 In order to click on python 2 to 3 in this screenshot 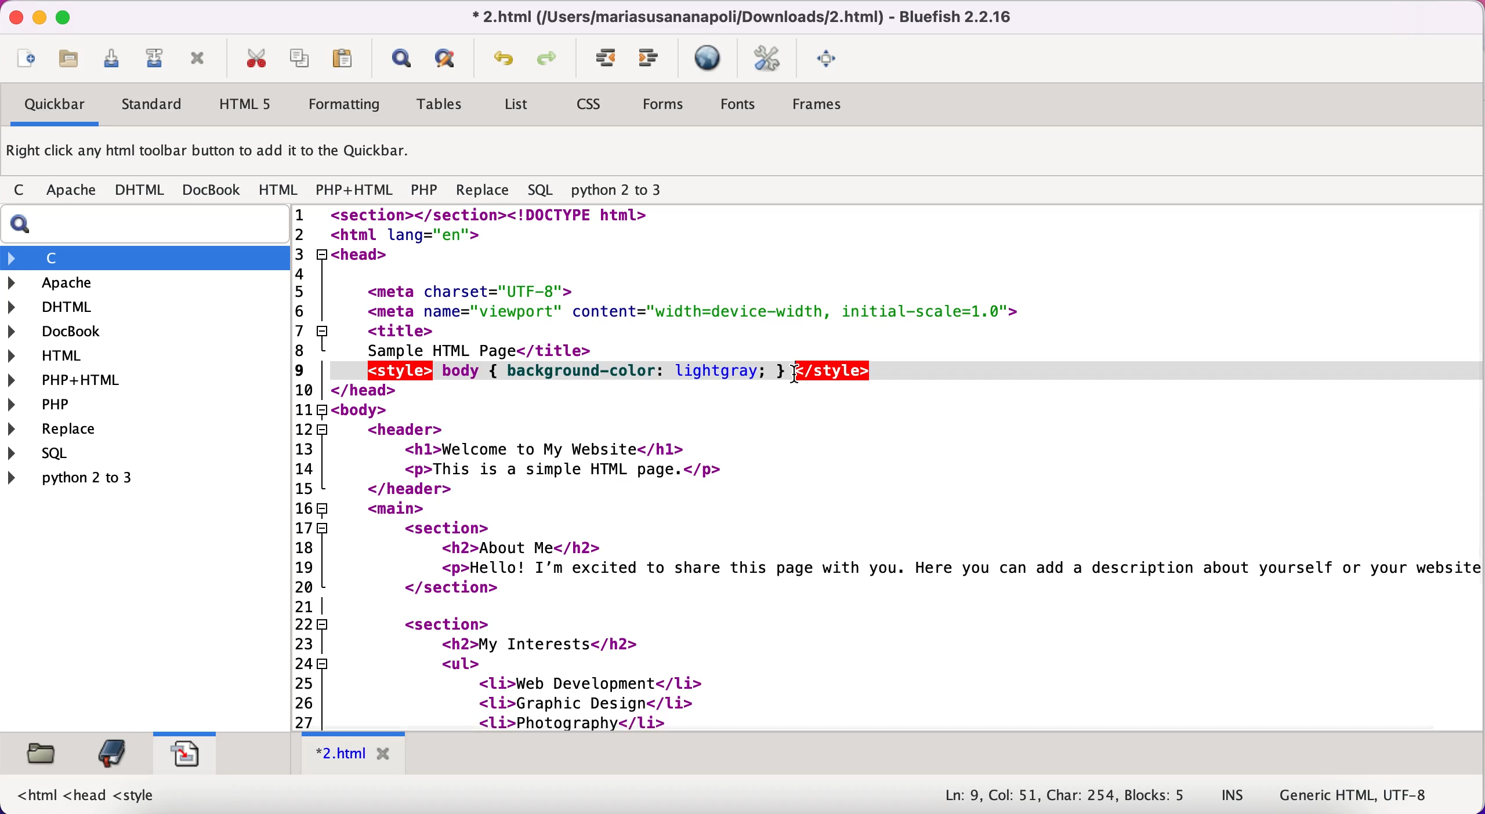, I will do `click(85, 477)`.